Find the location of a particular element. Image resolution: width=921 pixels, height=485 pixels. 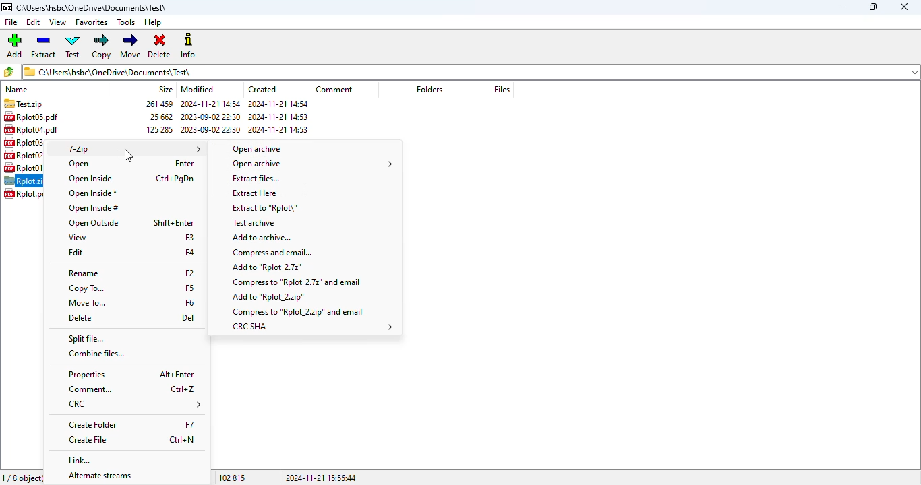

shortcut for rename is located at coordinates (189, 271).